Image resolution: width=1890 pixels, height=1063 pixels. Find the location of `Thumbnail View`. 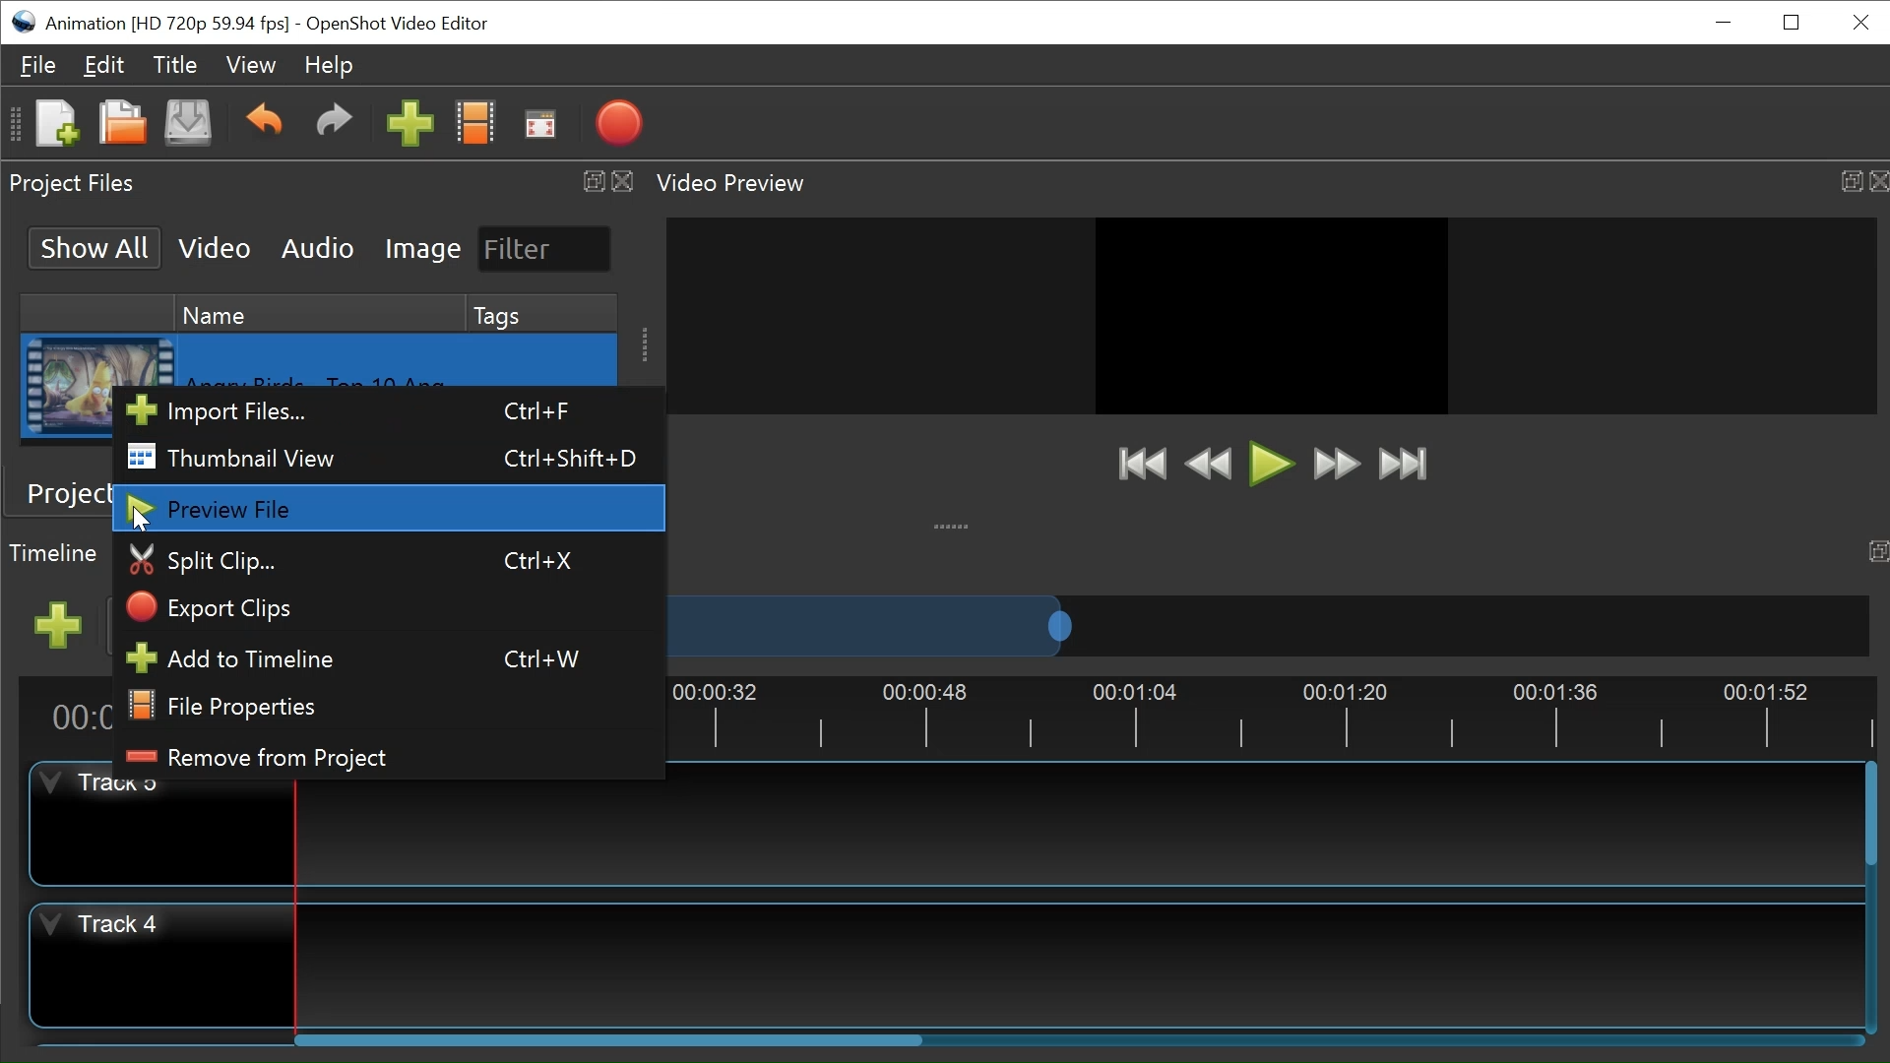

Thumbnail View is located at coordinates (383, 457).